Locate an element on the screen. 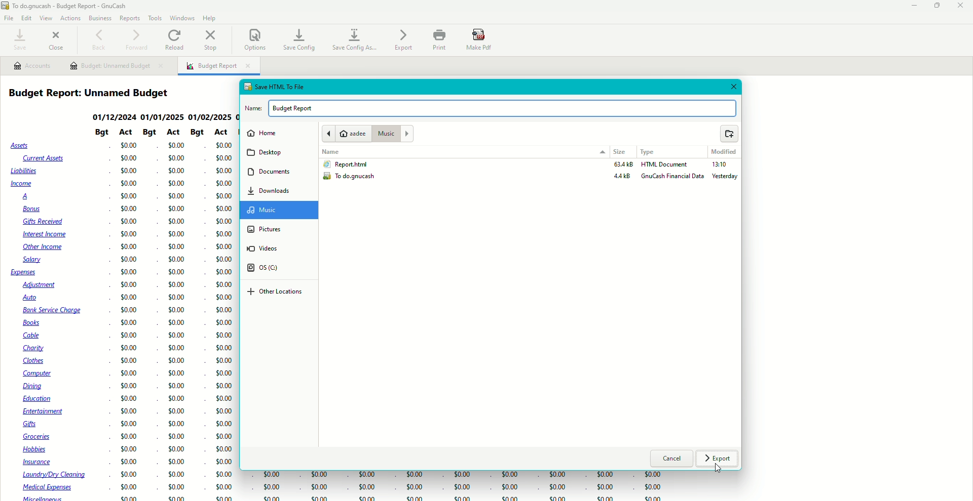 Image resolution: width=973 pixels, height=501 pixels. Close is located at coordinates (732, 87).